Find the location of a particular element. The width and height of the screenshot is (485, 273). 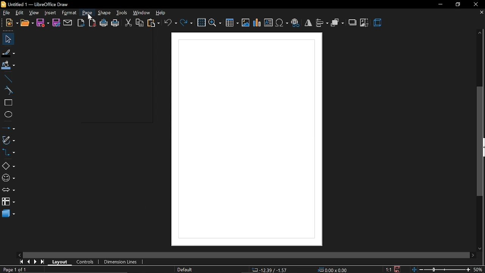

rectangle is located at coordinates (8, 104).